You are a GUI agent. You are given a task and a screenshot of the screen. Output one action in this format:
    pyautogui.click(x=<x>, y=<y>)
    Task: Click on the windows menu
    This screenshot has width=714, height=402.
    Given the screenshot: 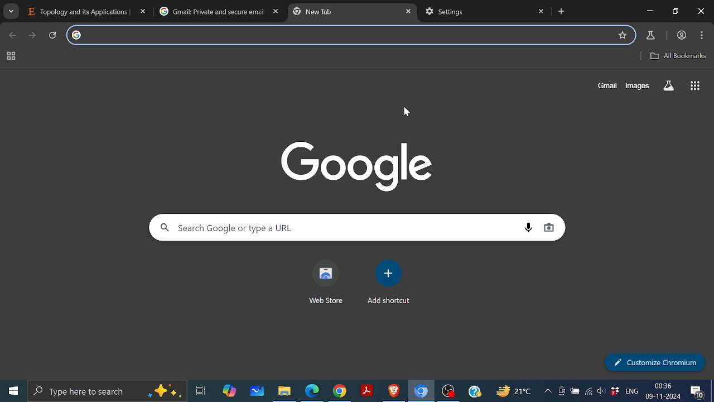 What is the action you would take?
    pyautogui.click(x=10, y=390)
    